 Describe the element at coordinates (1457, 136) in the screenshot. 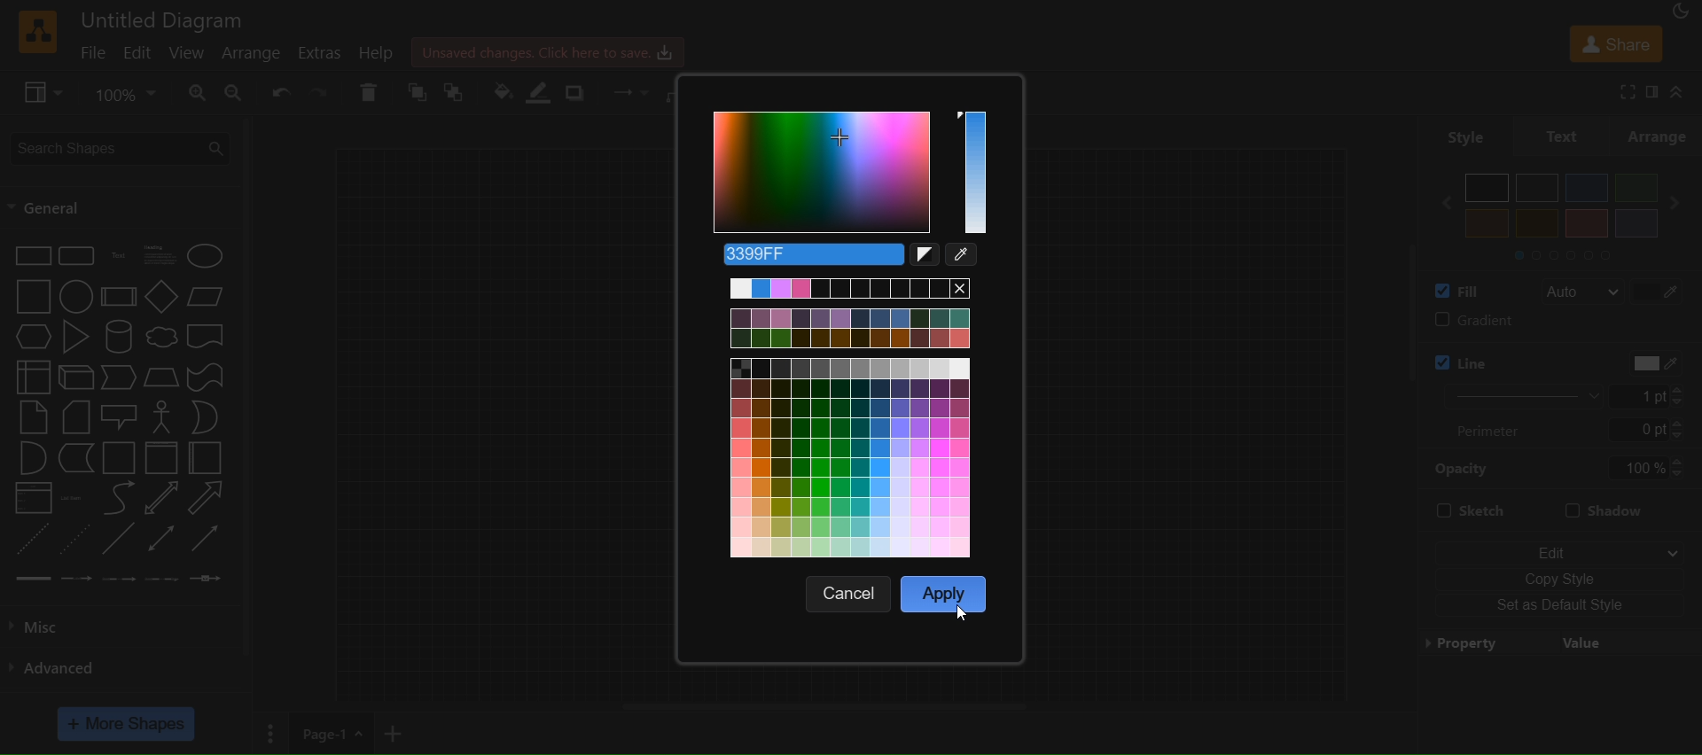

I see `style` at that location.